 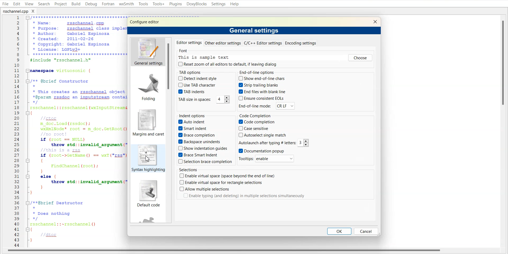 What do you see at coordinates (204, 100) in the screenshot?
I see `TAB size in spaces` at bounding box center [204, 100].